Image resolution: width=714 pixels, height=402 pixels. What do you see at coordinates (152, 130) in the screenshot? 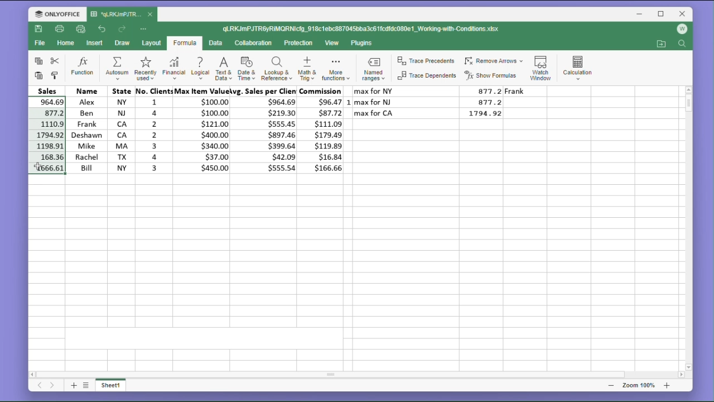
I see `no. of clients` at bounding box center [152, 130].